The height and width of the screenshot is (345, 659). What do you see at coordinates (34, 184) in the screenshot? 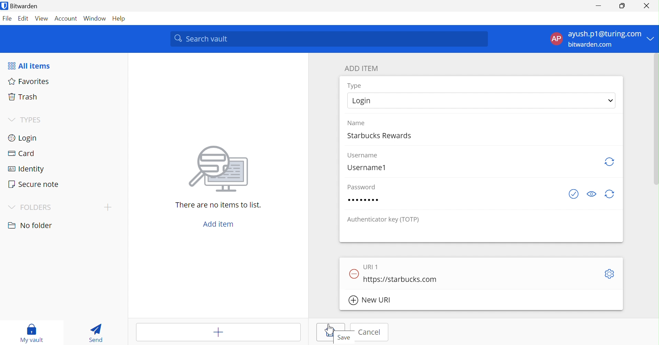
I see `Secure note` at bounding box center [34, 184].